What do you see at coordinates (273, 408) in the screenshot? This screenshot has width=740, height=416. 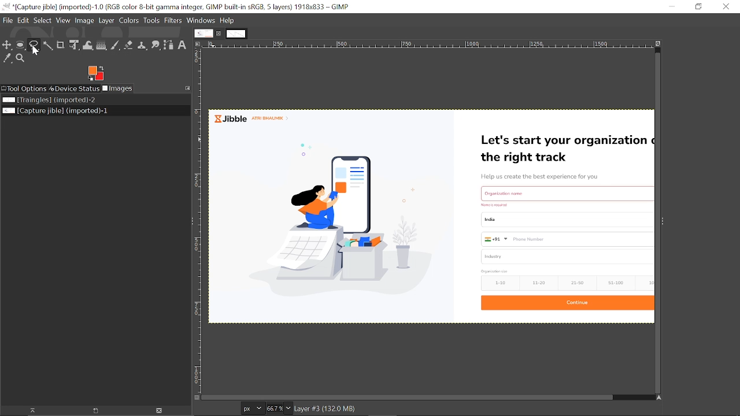 I see `Current zoom` at bounding box center [273, 408].